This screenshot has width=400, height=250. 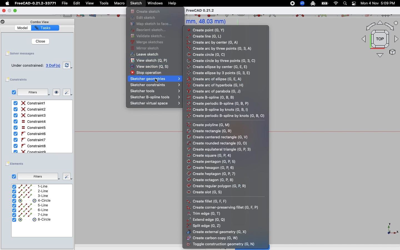 What do you see at coordinates (67, 92) in the screenshot?
I see `Fix` at bounding box center [67, 92].